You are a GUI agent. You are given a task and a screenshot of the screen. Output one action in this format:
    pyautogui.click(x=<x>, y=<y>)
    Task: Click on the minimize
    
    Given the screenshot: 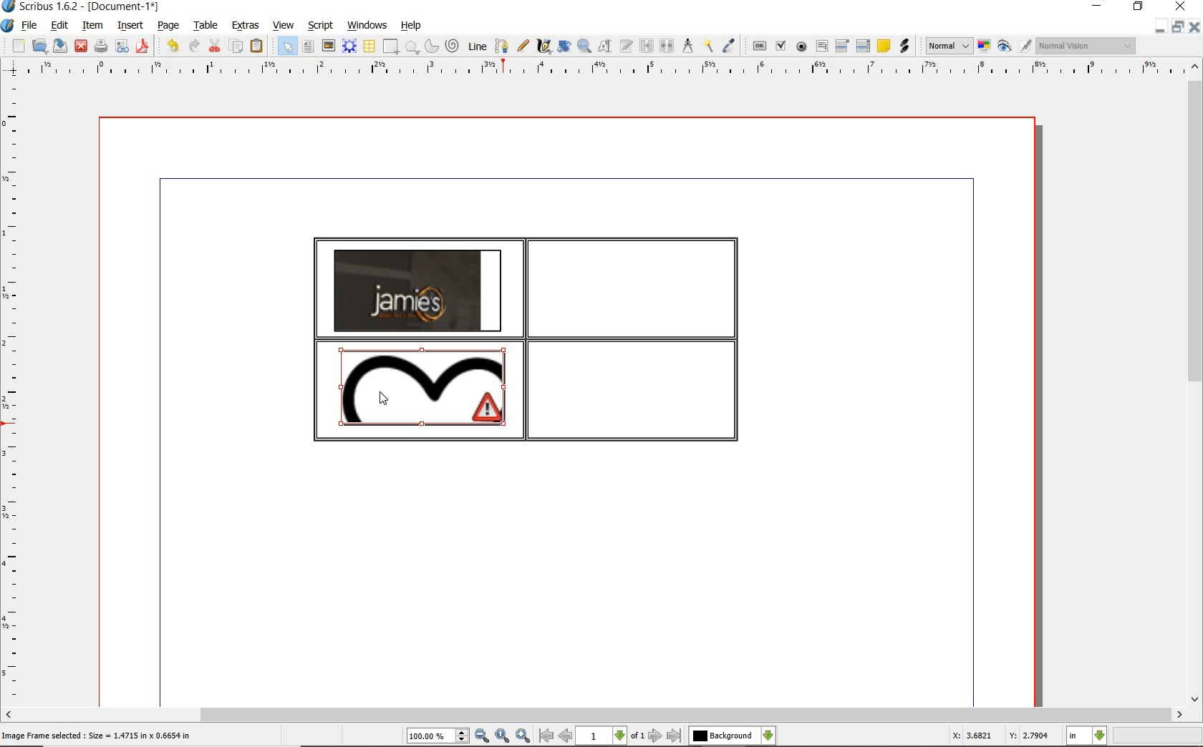 What is the action you would take?
    pyautogui.click(x=1159, y=27)
    